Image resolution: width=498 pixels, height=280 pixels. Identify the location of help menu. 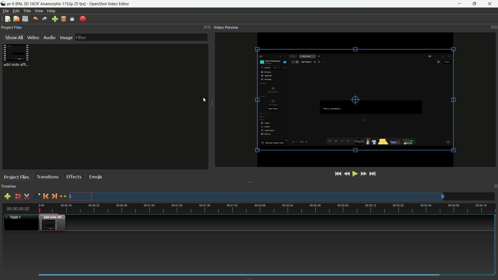
(51, 11).